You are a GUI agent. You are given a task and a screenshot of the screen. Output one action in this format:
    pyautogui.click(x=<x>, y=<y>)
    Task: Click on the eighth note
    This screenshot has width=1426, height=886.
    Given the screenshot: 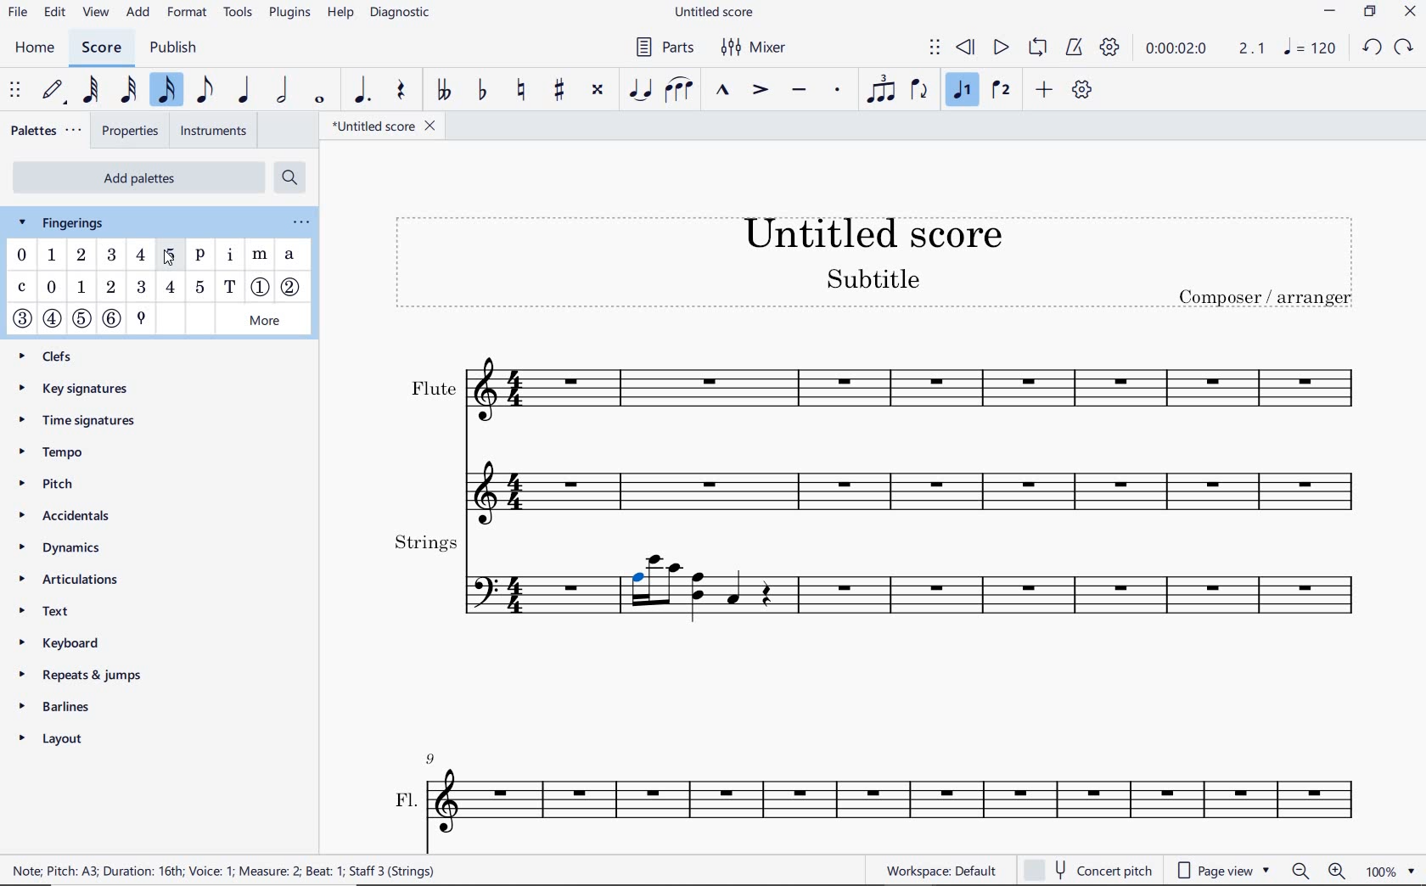 What is the action you would take?
    pyautogui.click(x=203, y=90)
    